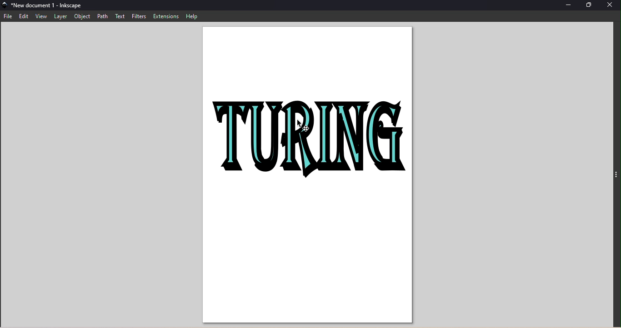  I want to click on Minimize, so click(569, 5).